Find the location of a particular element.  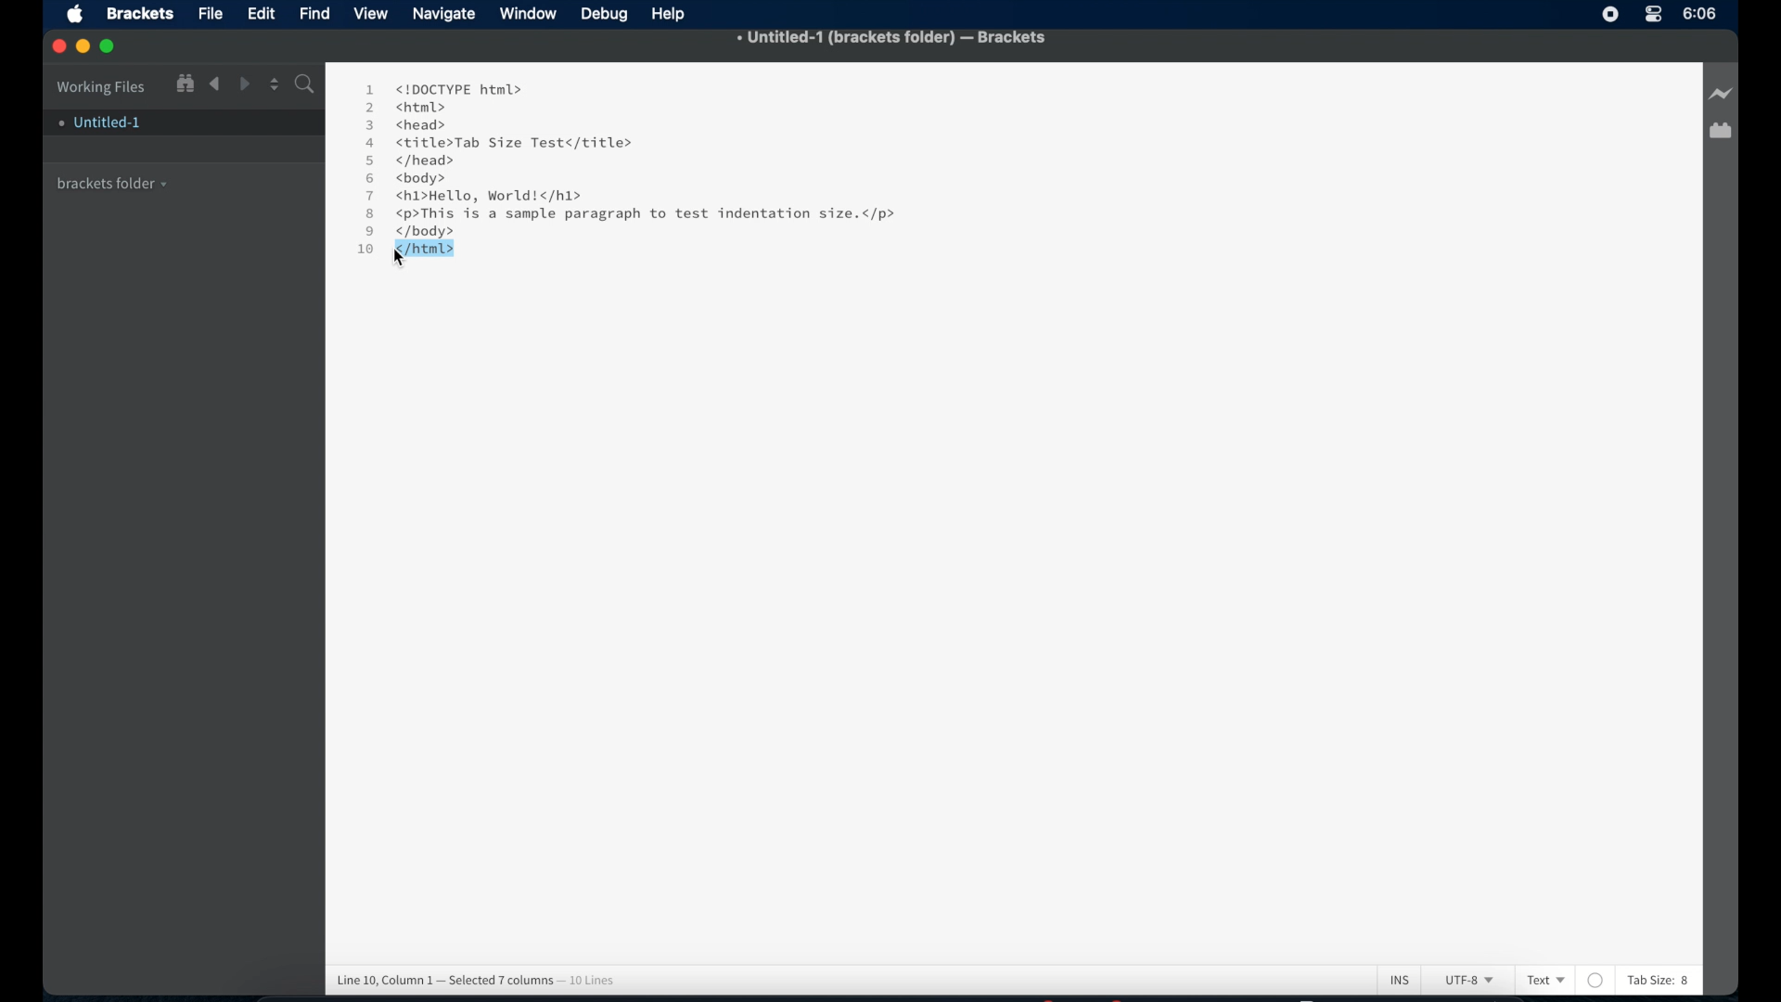

2 <html> is located at coordinates (405, 107).